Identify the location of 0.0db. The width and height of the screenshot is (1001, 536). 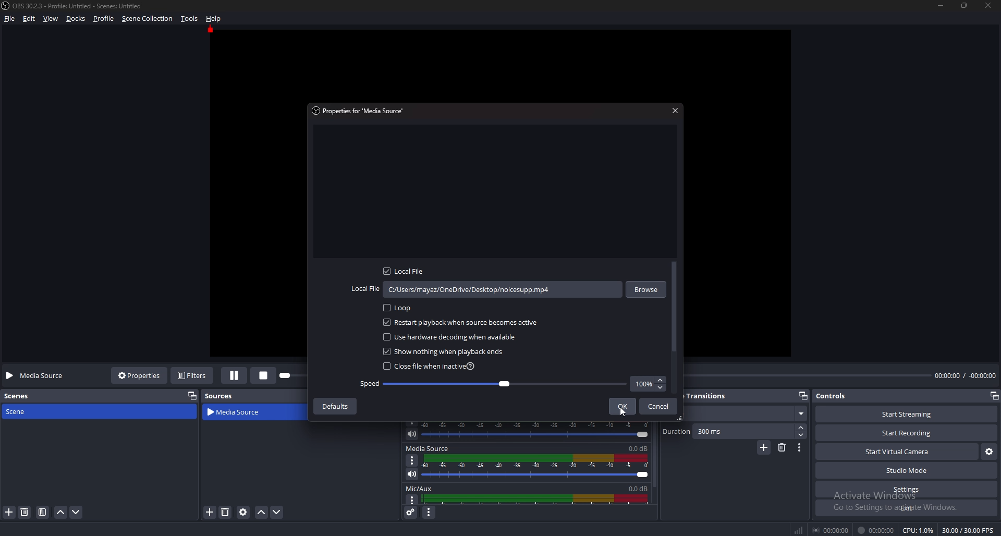
(636, 487).